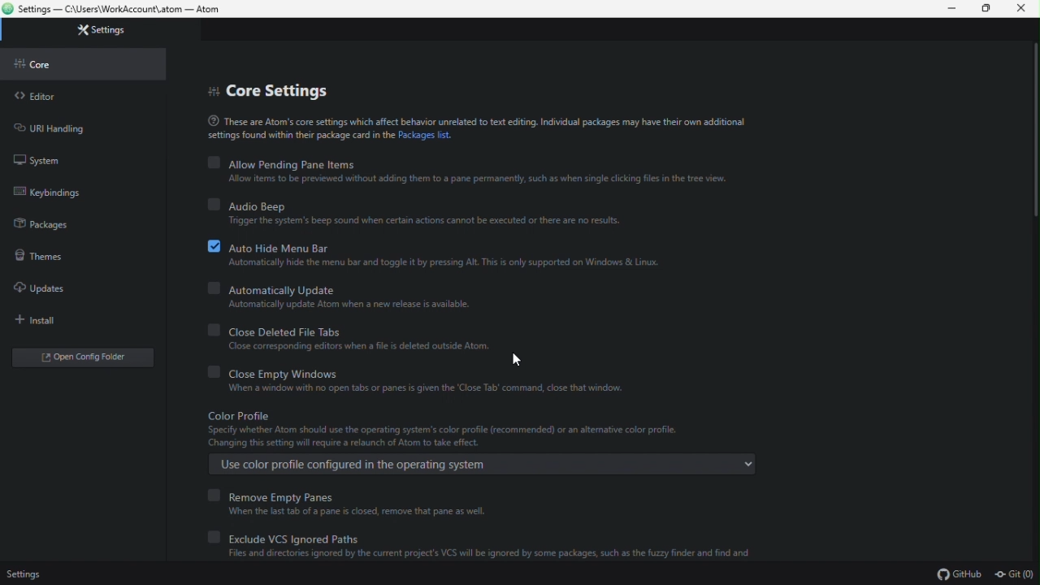 This screenshot has height=585, width=1040. What do you see at coordinates (353, 348) in the screenshot?
I see `Close corresponding editors when a file is deleted outside Atom.` at bounding box center [353, 348].